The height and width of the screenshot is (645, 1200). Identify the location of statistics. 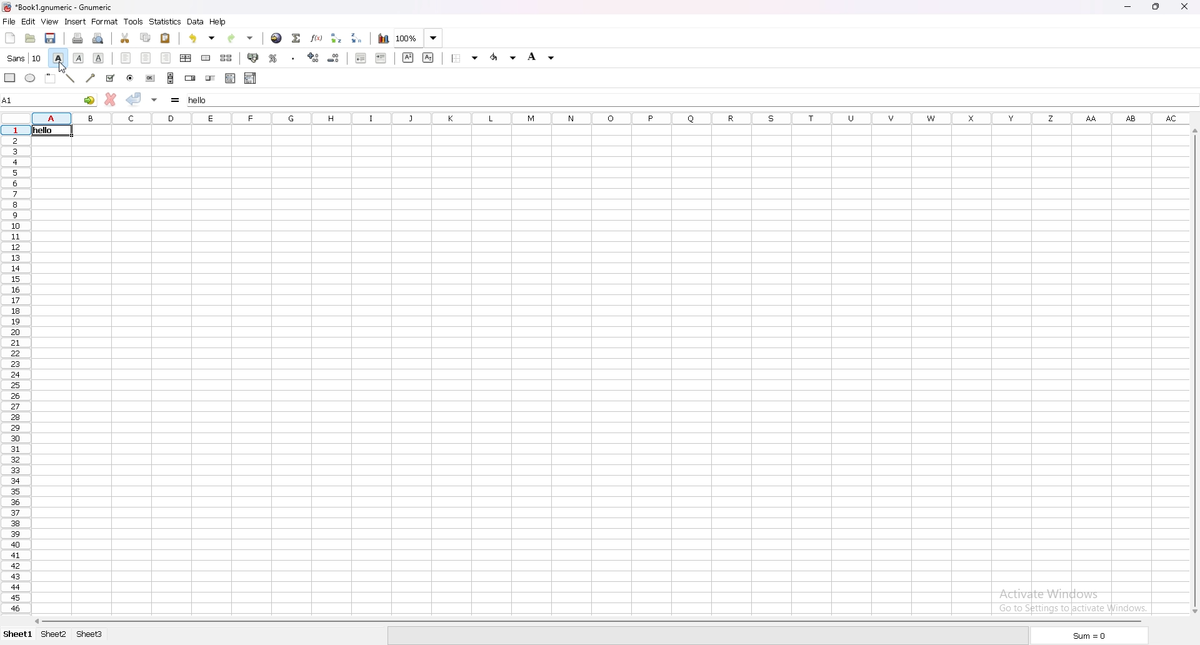
(164, 22).